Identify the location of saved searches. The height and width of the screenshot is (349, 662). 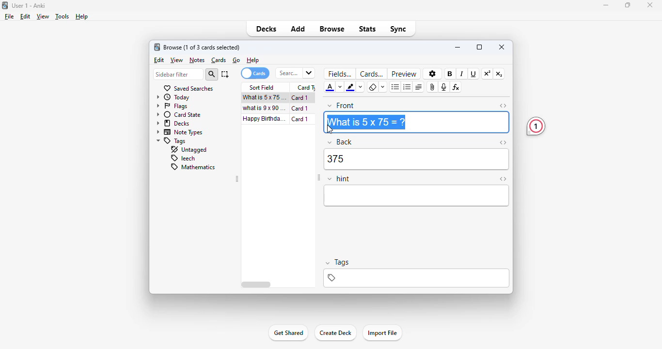
(189, 88).